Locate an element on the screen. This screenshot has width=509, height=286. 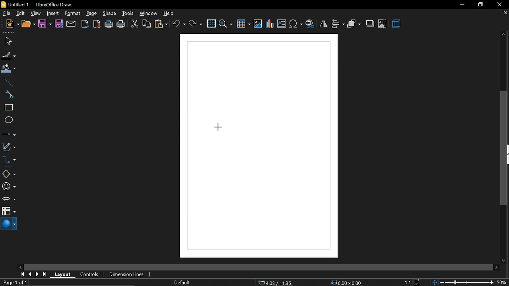
rectangle is located at coordinates (8, 107).